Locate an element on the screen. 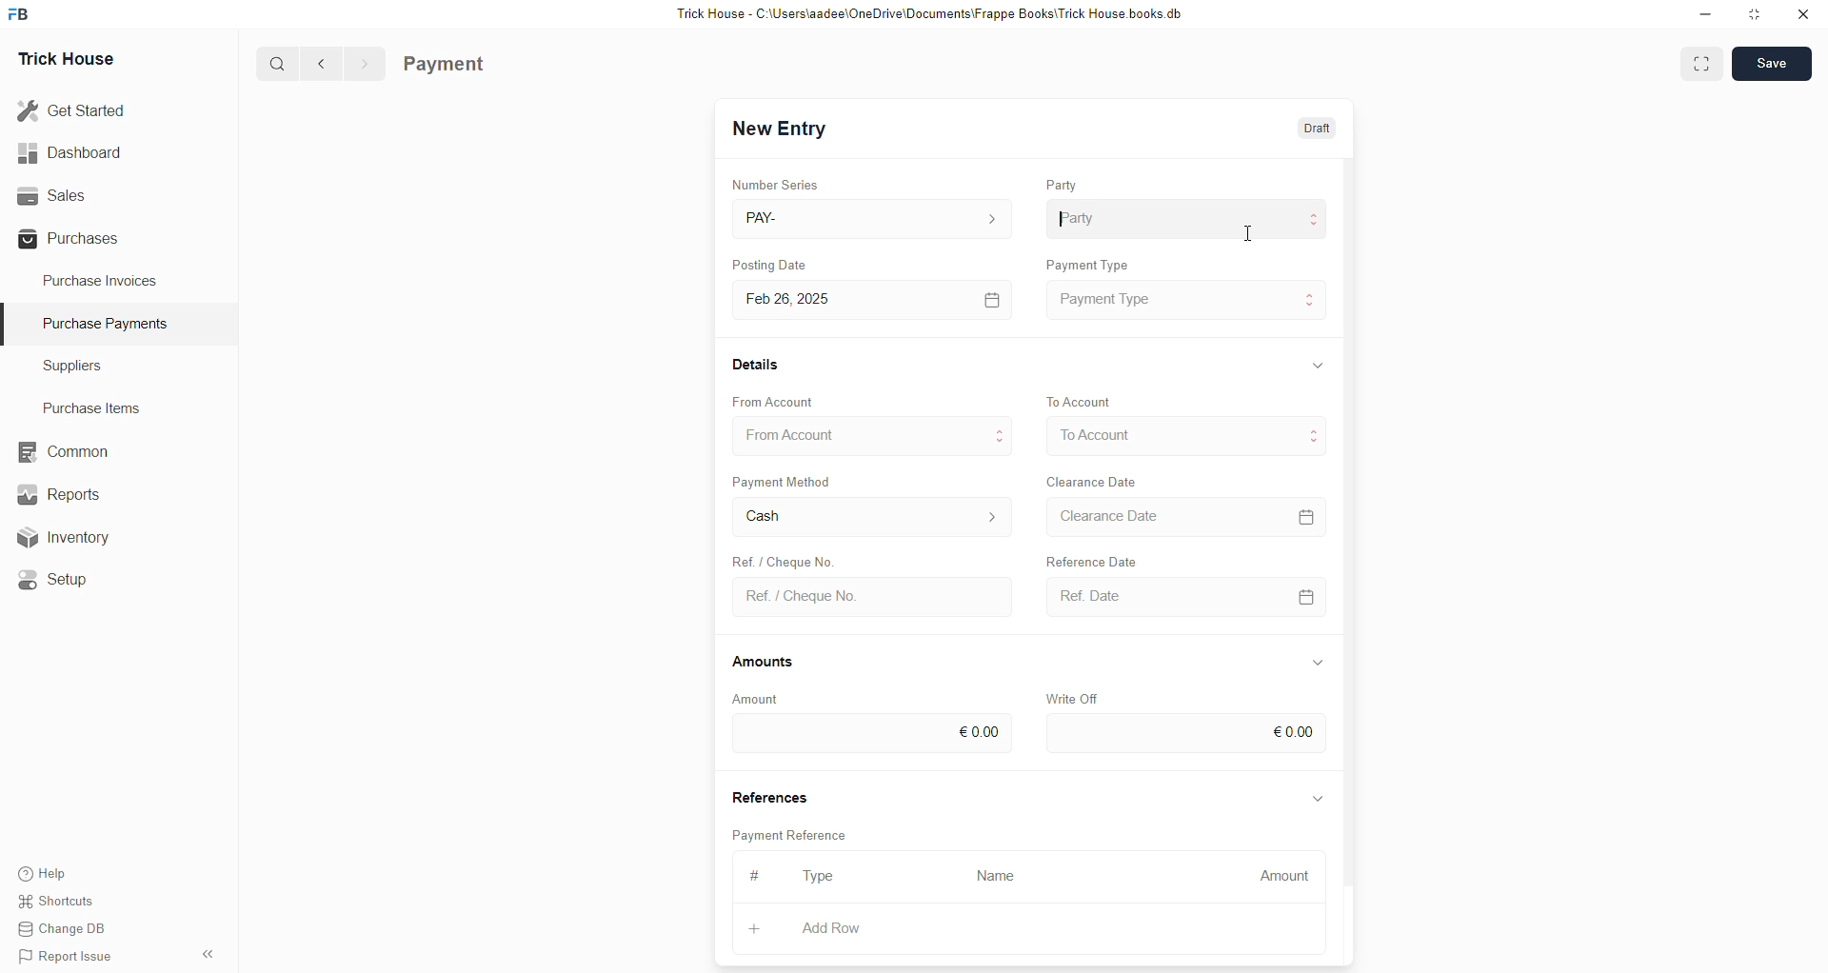 Image resolution: width=1828 pixels, height=973 pixels.  Payment Type is located at coordinates (1186, 299).